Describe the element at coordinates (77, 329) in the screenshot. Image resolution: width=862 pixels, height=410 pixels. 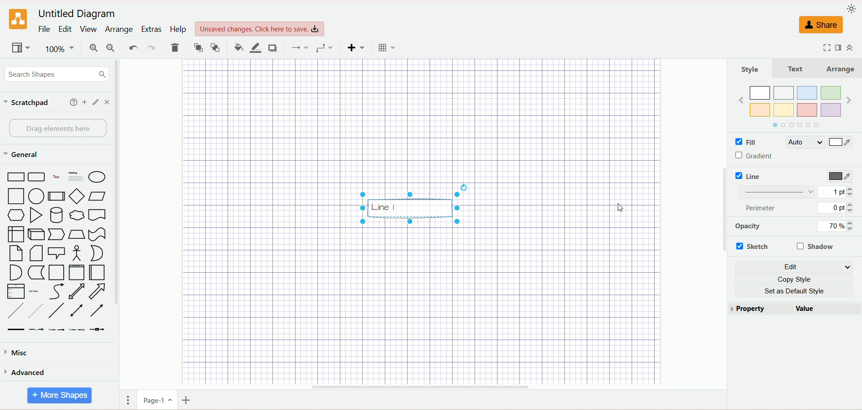
I see `Connector with 3 labels` at that location.